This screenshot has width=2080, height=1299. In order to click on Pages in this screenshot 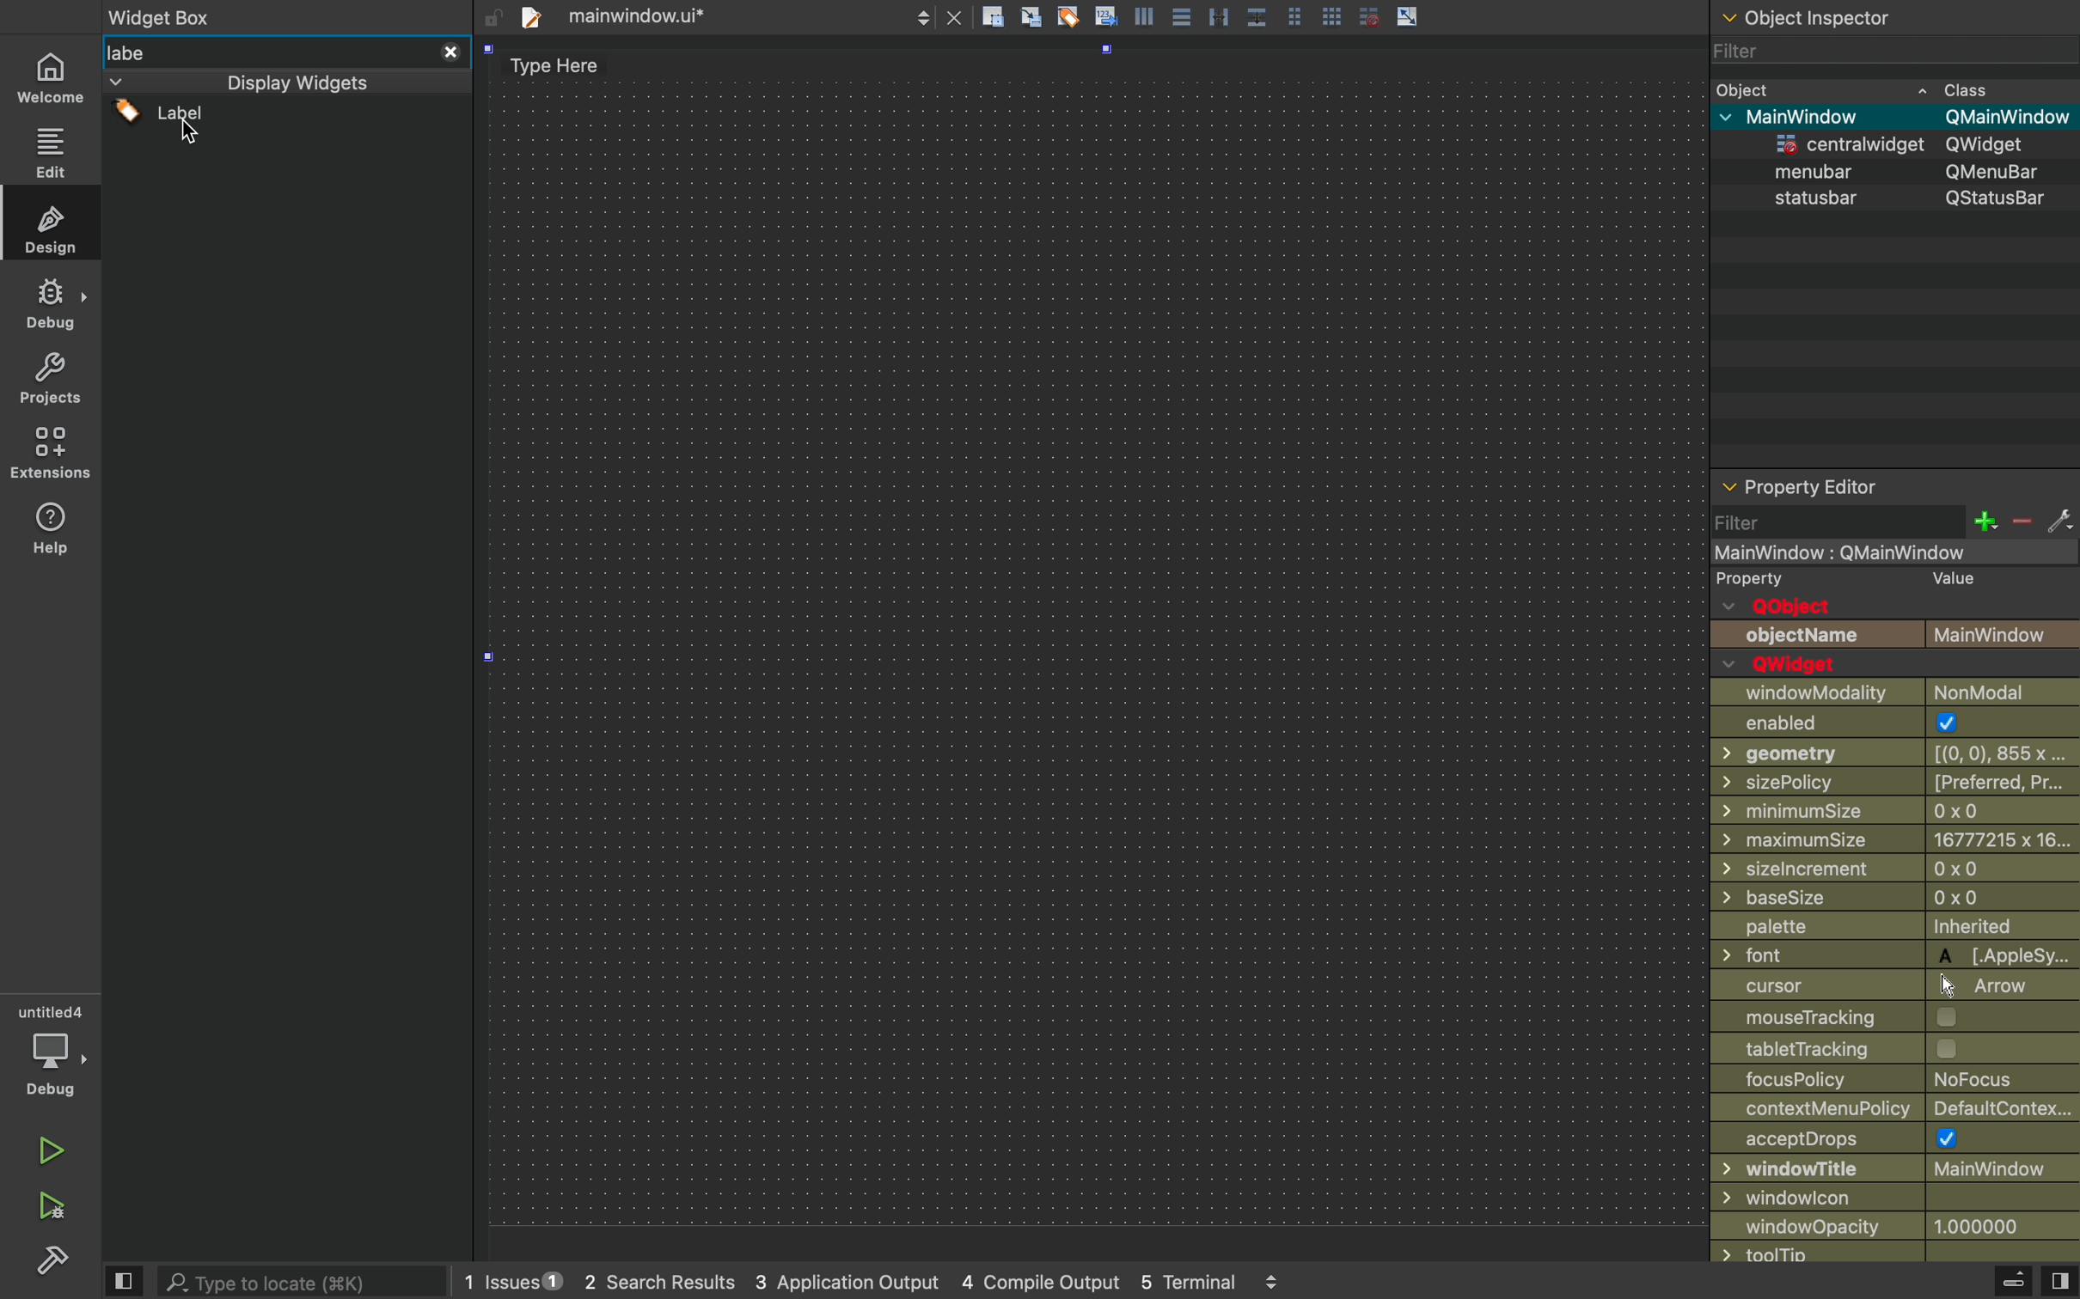, I will do `click(1300, 15)`.